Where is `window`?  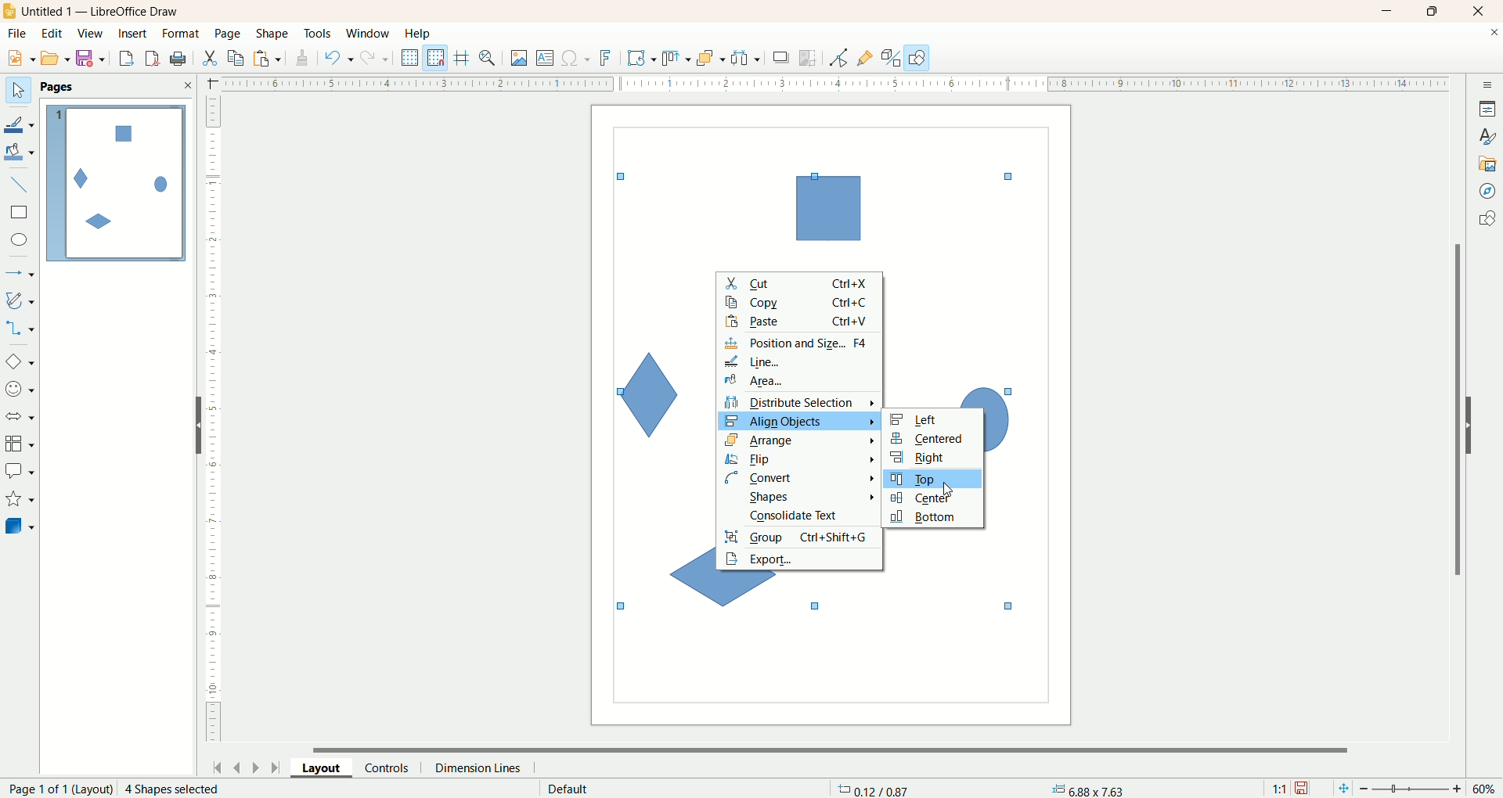
window is located at coordinates (372, 34).